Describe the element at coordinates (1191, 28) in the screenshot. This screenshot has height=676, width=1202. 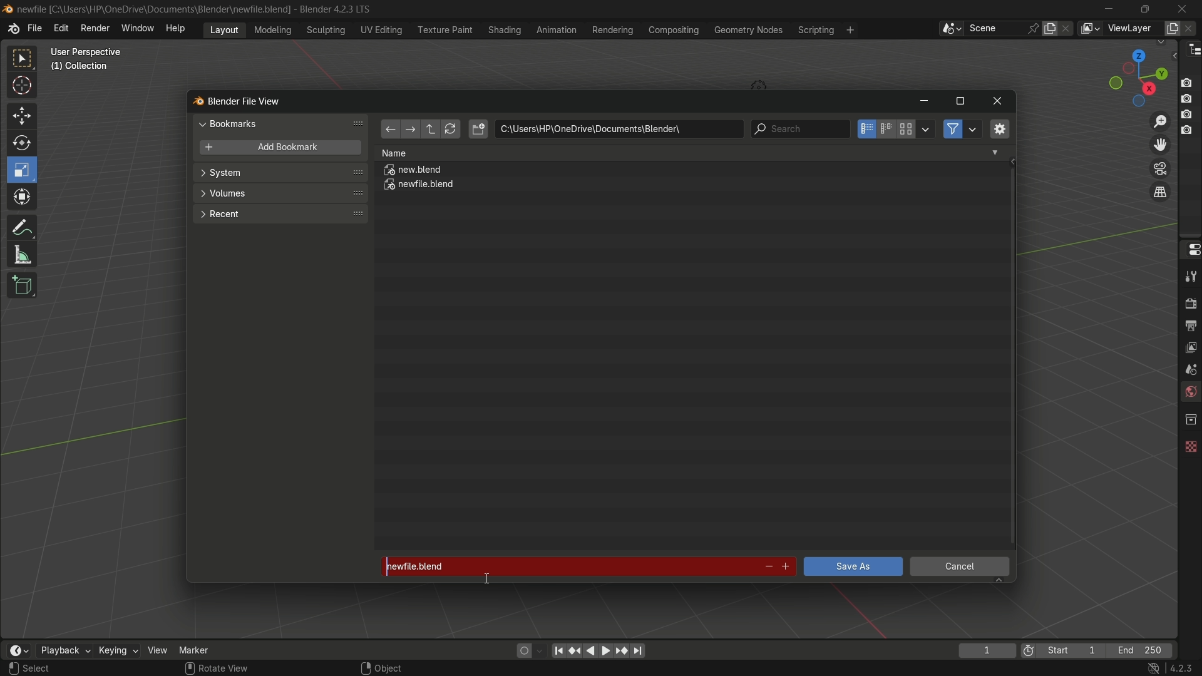
I see `remove view layer` at that location.